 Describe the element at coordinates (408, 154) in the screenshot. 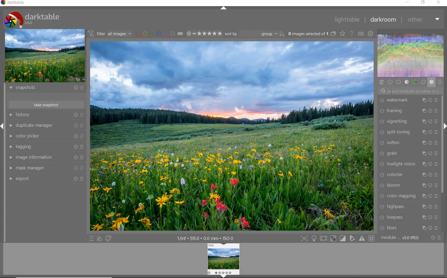

I see `grain` at that location.